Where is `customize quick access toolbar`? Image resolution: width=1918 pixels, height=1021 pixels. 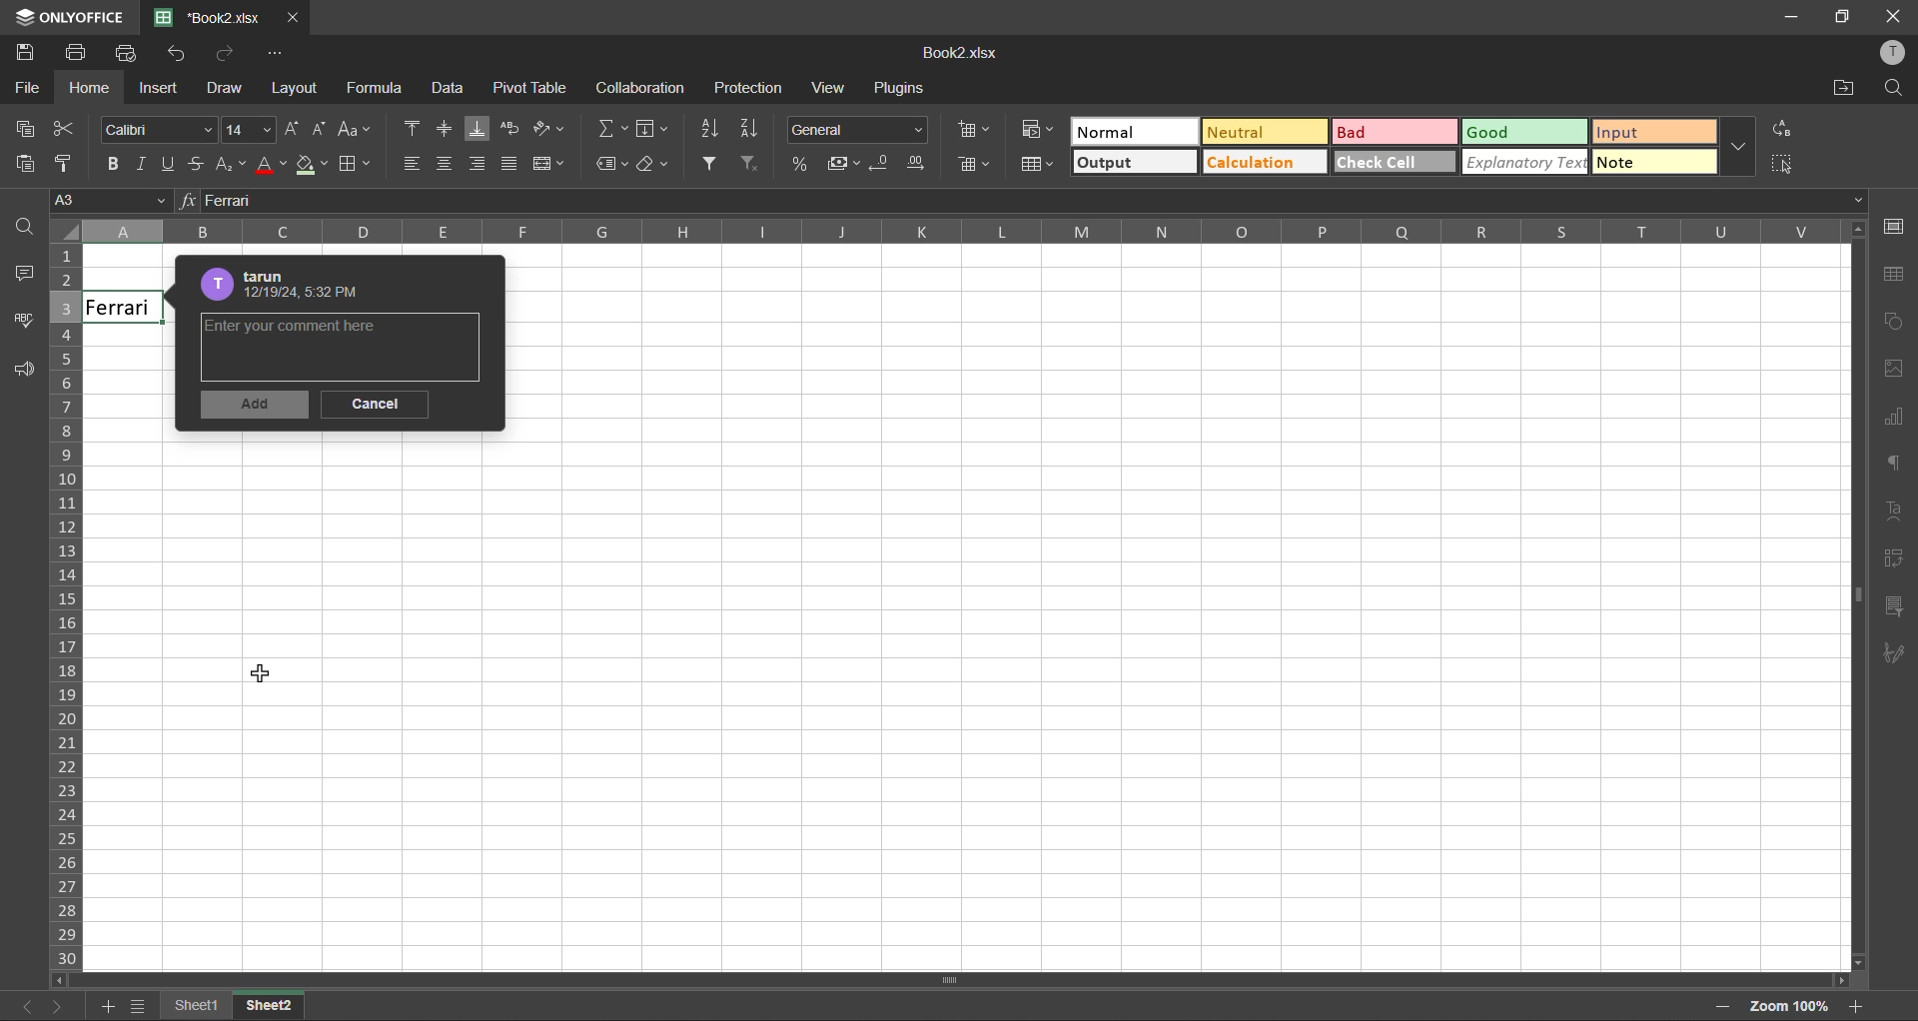
customize quick access toolbar is located at coordinates (284, 53).